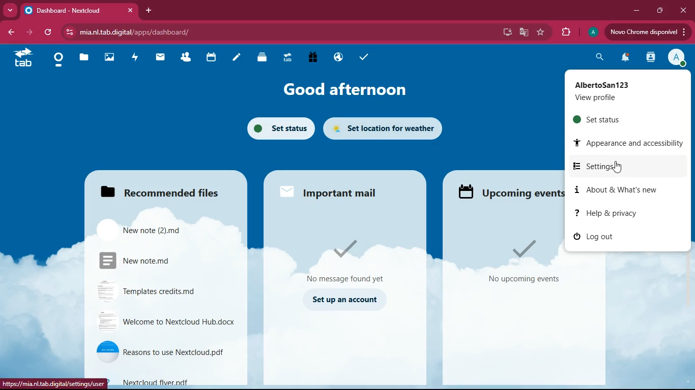  I want to click on activity, so click(651, 58).